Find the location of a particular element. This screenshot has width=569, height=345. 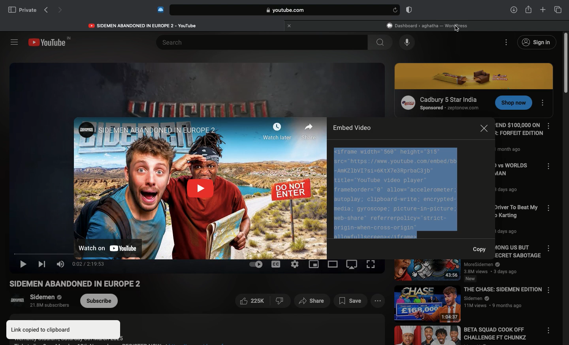

refresh is located at coordinates (394, 10).